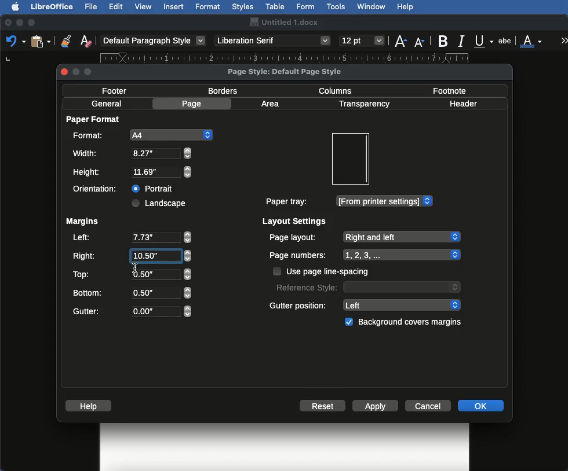 The height and width of the screenshot is (471, 568). I want to click on Footnote, so click(449, 90).